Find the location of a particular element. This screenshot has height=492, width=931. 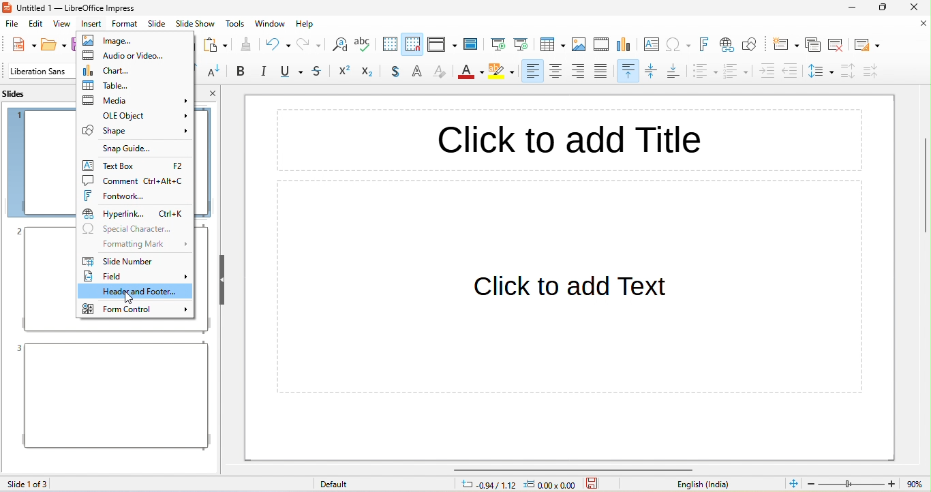

edit is located at coordinates (38, 25).